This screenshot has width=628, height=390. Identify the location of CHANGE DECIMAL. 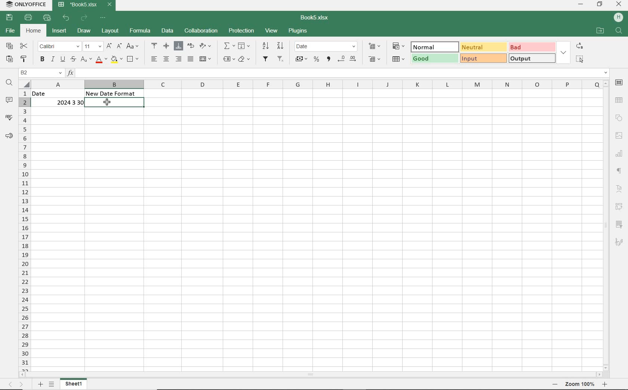
(348, 59).